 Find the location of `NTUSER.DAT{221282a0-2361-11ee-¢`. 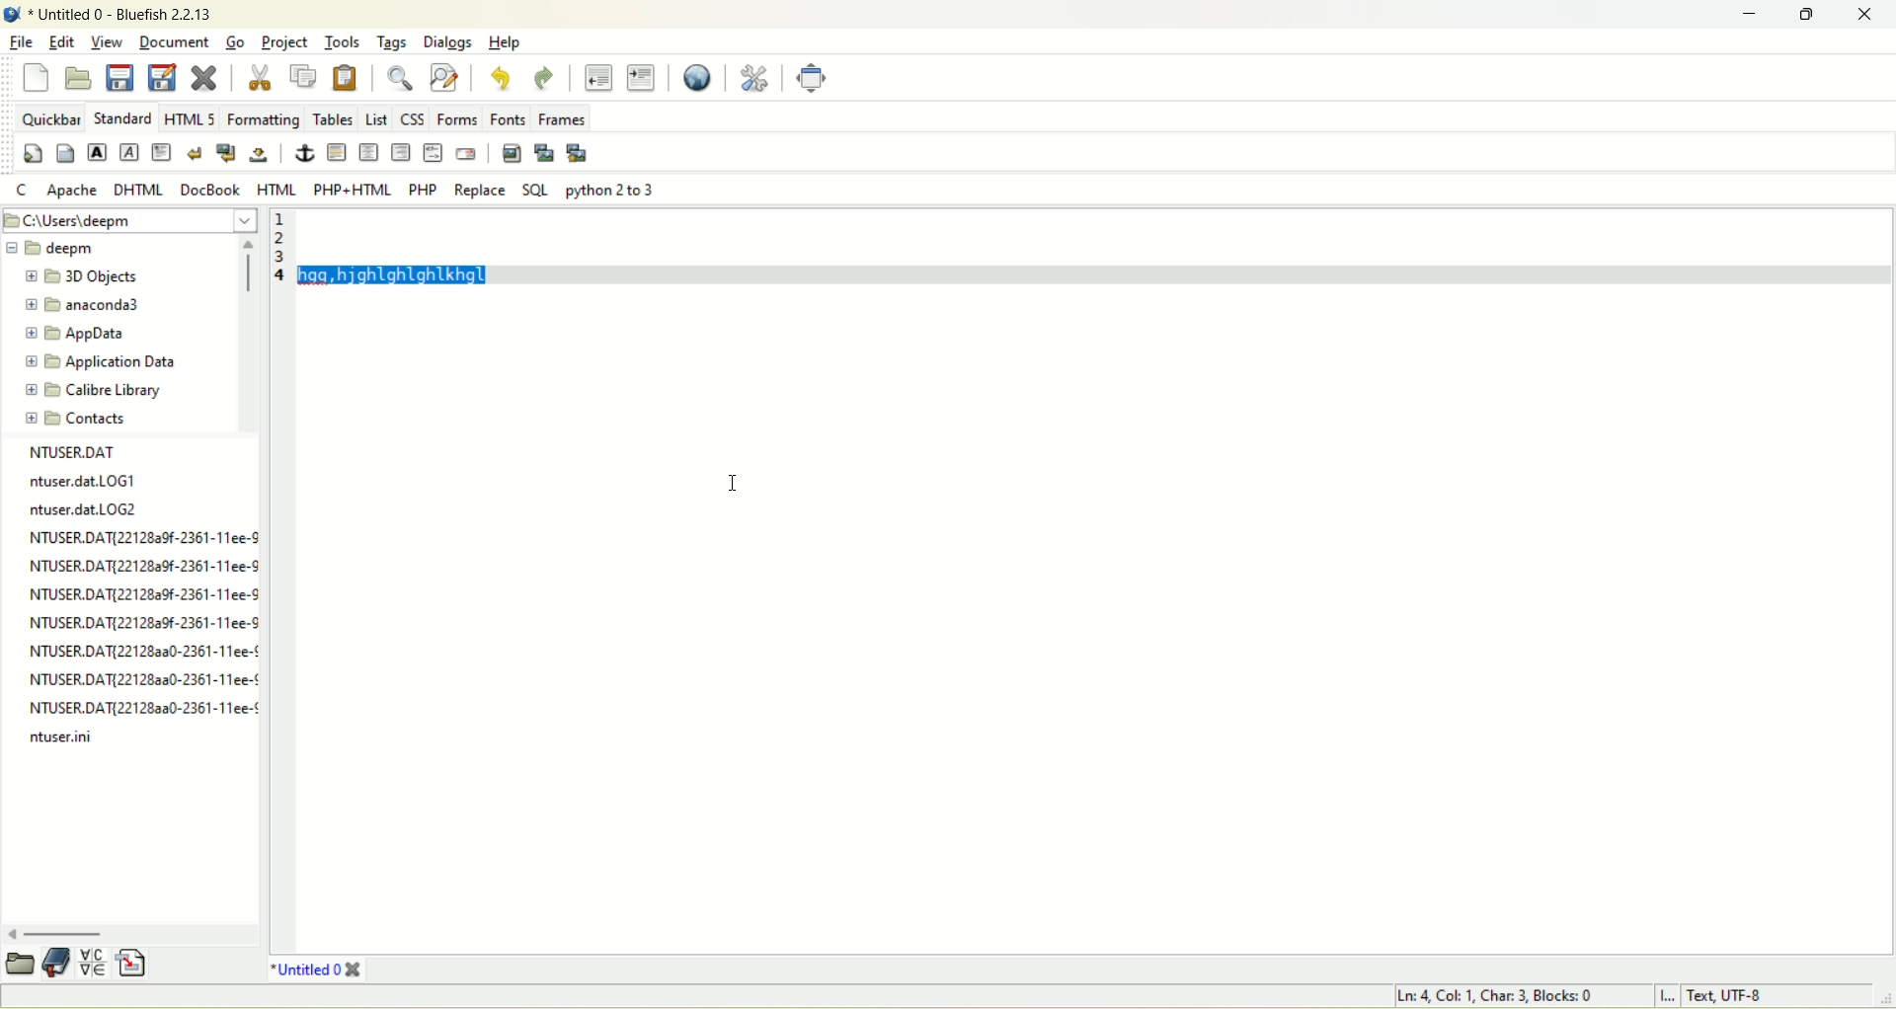

NTUSER.DAT{221282a0-2361-11ee-¢ is located at coordinates (141, 706).